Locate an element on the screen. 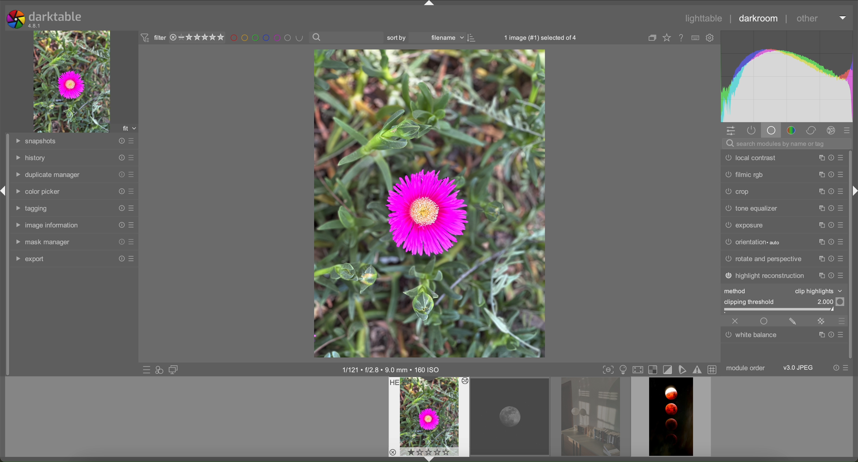  clip highlights is located at coordinates (817, 291).